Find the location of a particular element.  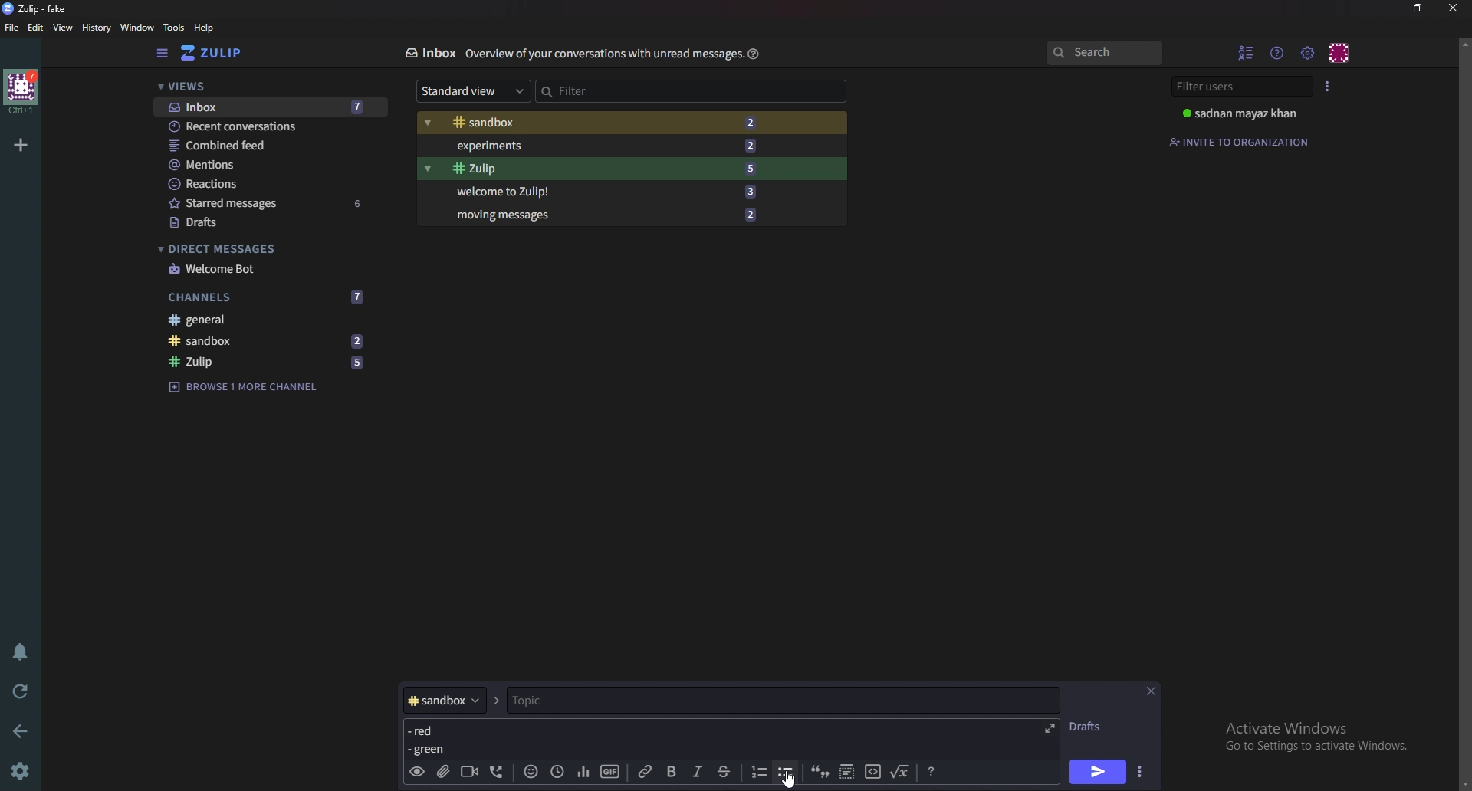

Voice call is located at coordinates (500, 771).